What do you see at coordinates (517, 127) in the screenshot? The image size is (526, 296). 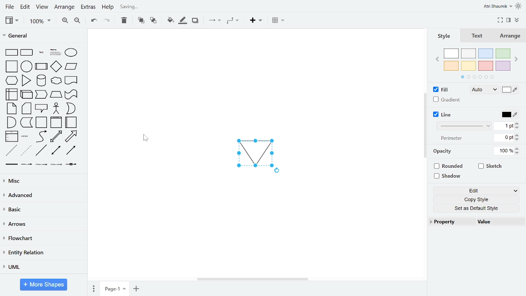 I see `decrease line width` at bounding box center [517, 127].